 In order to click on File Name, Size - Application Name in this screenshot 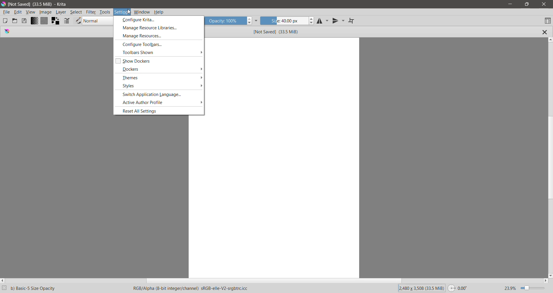, I will do `click(39, 4)`.